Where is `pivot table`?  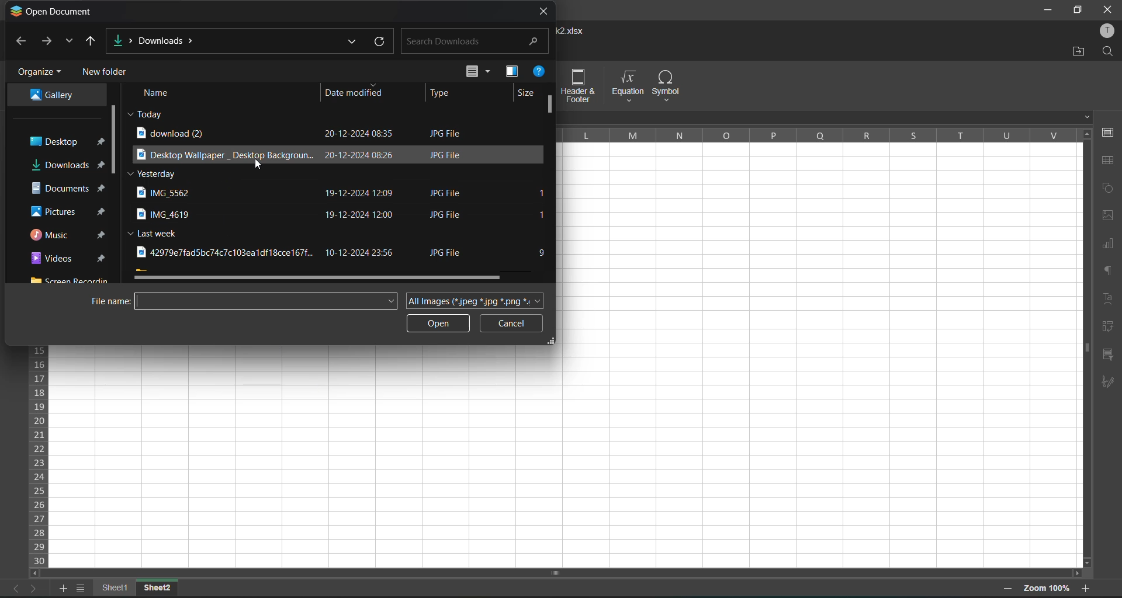 pivot table is located at coordinates (1110, 326).